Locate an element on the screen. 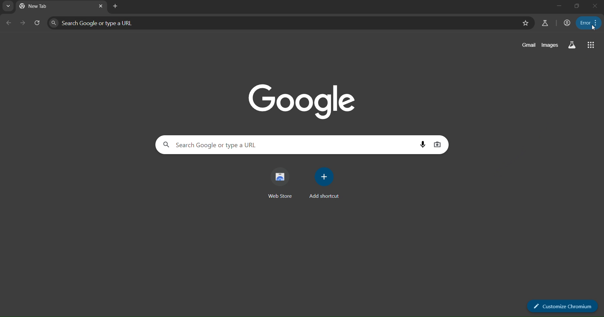 Image resolution: width=604 pixels, height=317 pixels. restore down is located at coordinates (577, 7).